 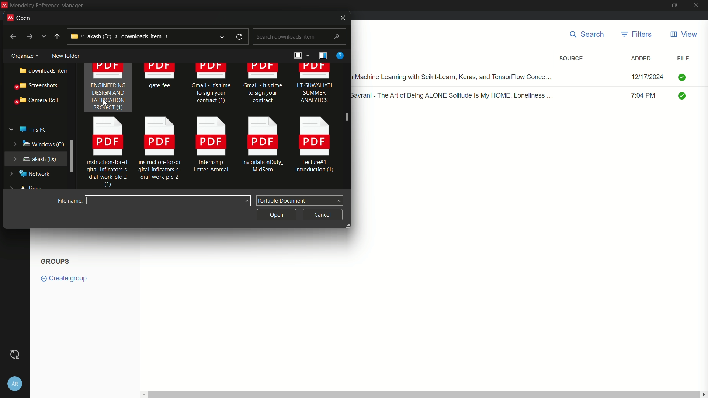 What do you see at coordinates (323, 56) in the screenshot?
I see `details` at bounding box center [323, 56].